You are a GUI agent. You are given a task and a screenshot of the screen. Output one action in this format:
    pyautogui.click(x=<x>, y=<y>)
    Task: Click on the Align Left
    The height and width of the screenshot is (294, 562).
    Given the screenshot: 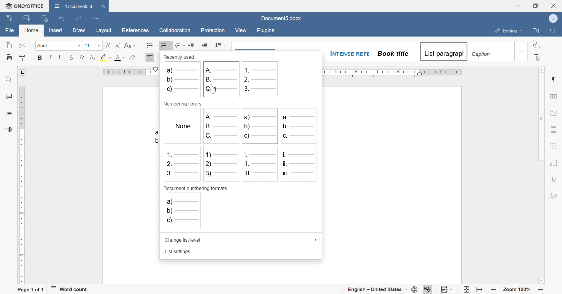 What is the action you would take?
    pyautogui.click(x=150, y=57)
    